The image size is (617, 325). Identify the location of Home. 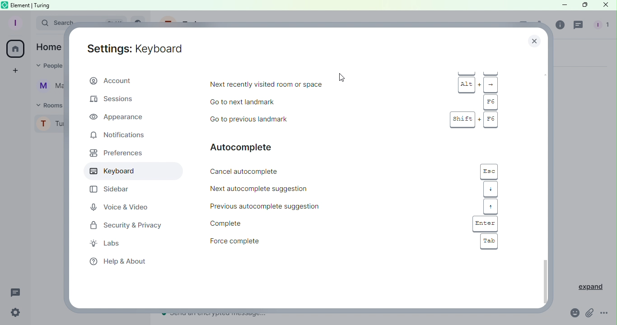
(47, 47).